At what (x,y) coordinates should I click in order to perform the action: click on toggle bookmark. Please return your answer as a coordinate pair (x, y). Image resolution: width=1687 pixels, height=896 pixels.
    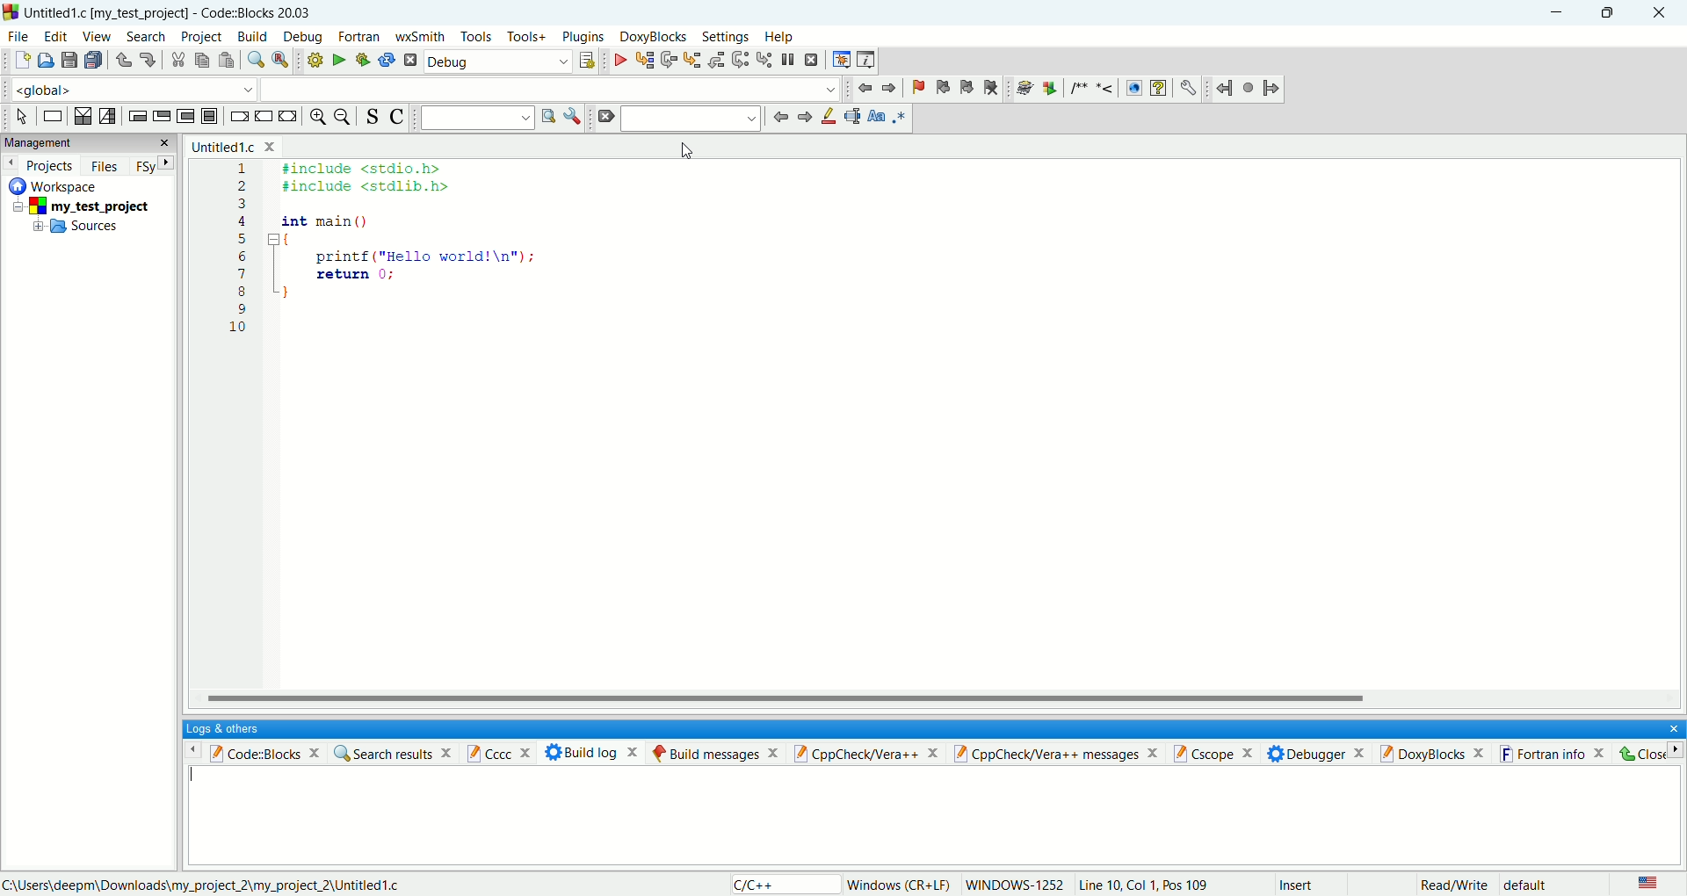
    Looking at the image, I should click on (915, 88).